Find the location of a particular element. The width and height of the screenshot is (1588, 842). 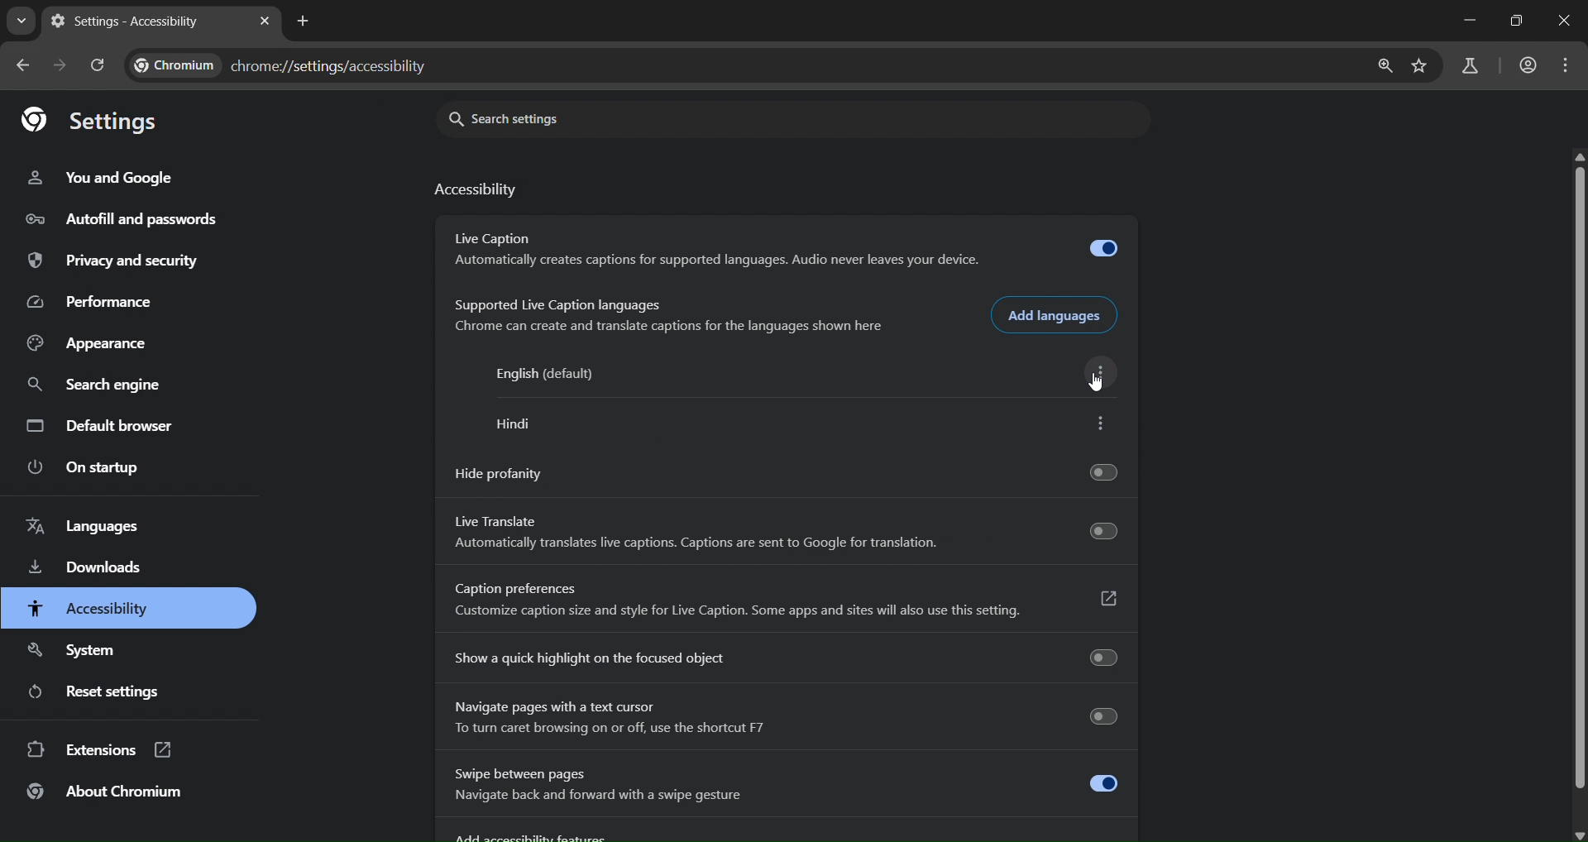

search labs is located at coordinates (1472, 65).